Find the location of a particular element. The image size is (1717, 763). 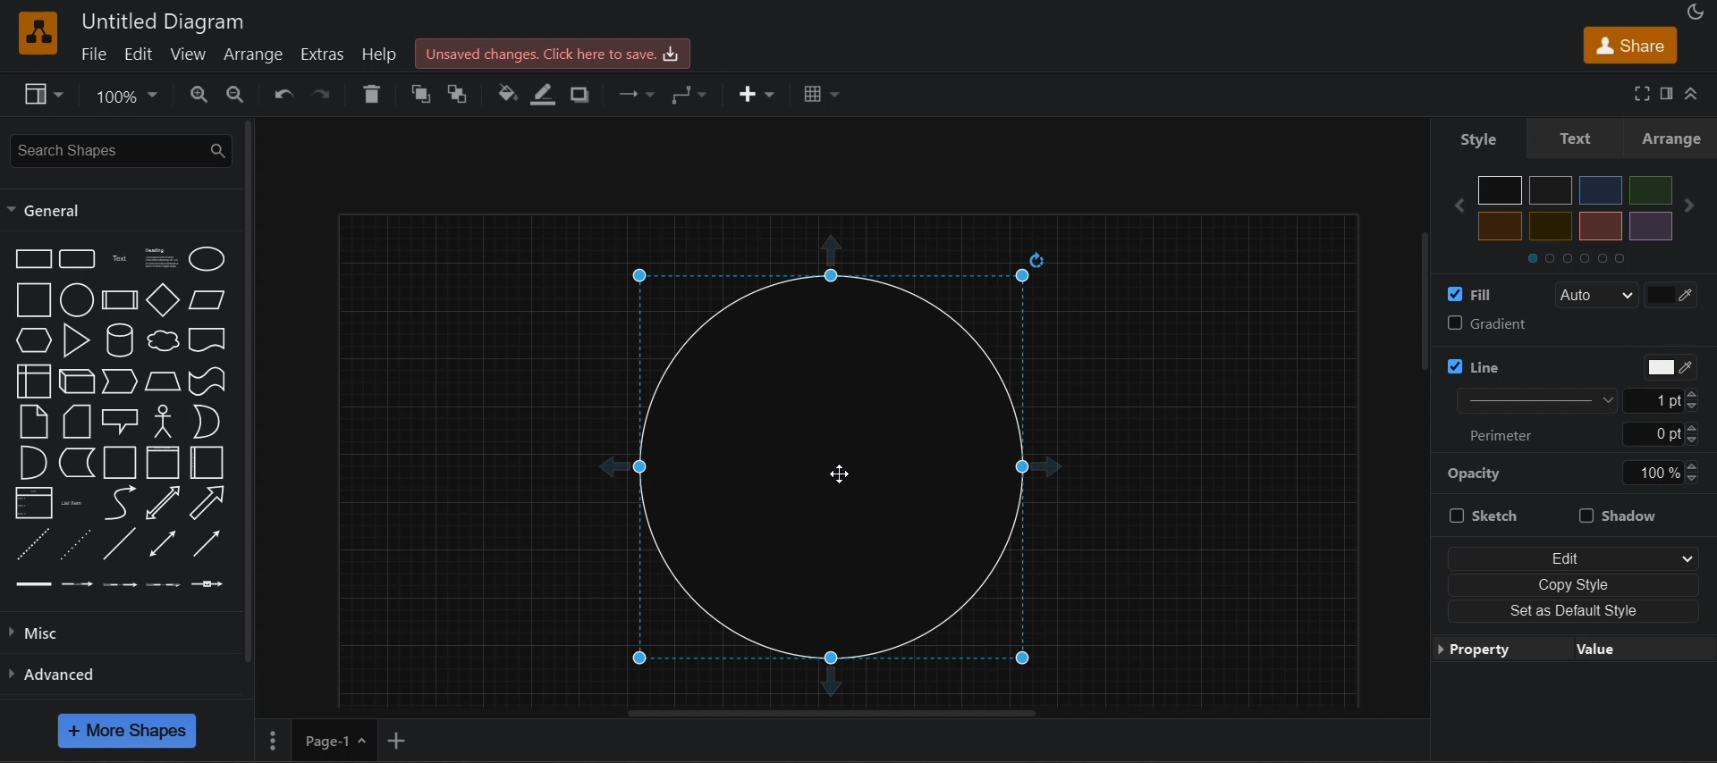

callout is located at coordinates (122, 423).